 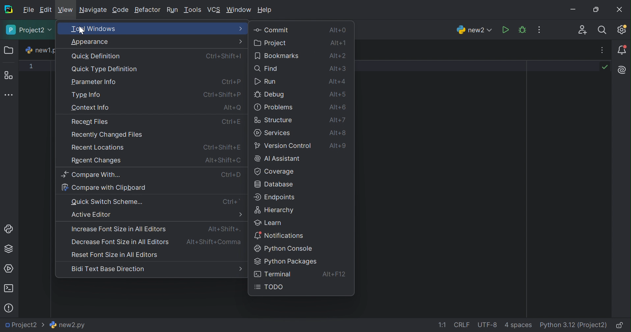 What do you see at coordinates (600, 50) in the screenshot?
I see `Recent files, tab actions, and more` at bounding box center [600, 50].